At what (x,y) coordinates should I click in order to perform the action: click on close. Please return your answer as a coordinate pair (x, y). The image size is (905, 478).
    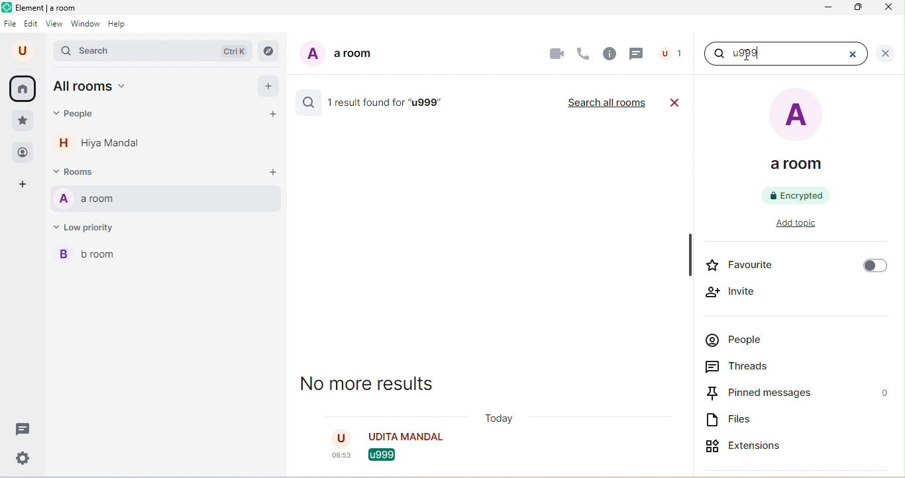
    Looking at the image, I should click on (676, 102).